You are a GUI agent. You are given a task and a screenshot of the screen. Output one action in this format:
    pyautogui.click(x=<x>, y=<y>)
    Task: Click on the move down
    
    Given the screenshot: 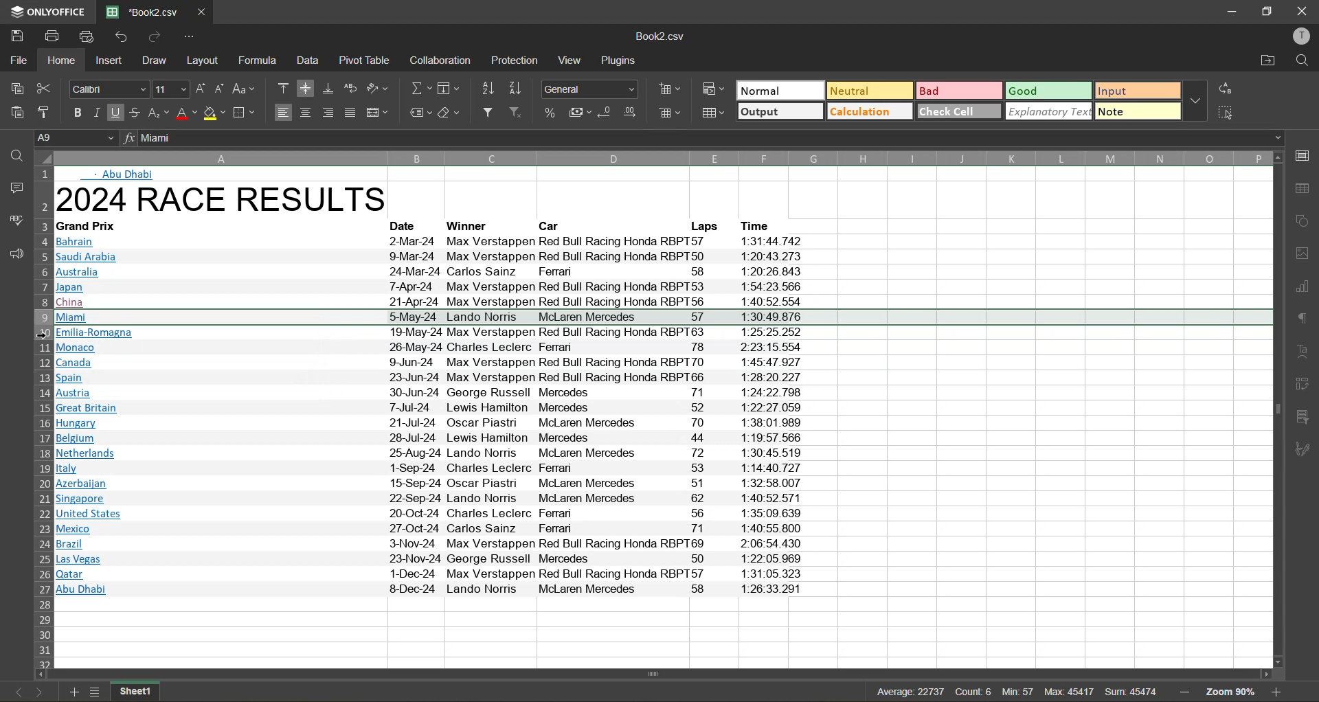 What is the action you would take?
    pyautogui.click(x=1277, y=662)
    